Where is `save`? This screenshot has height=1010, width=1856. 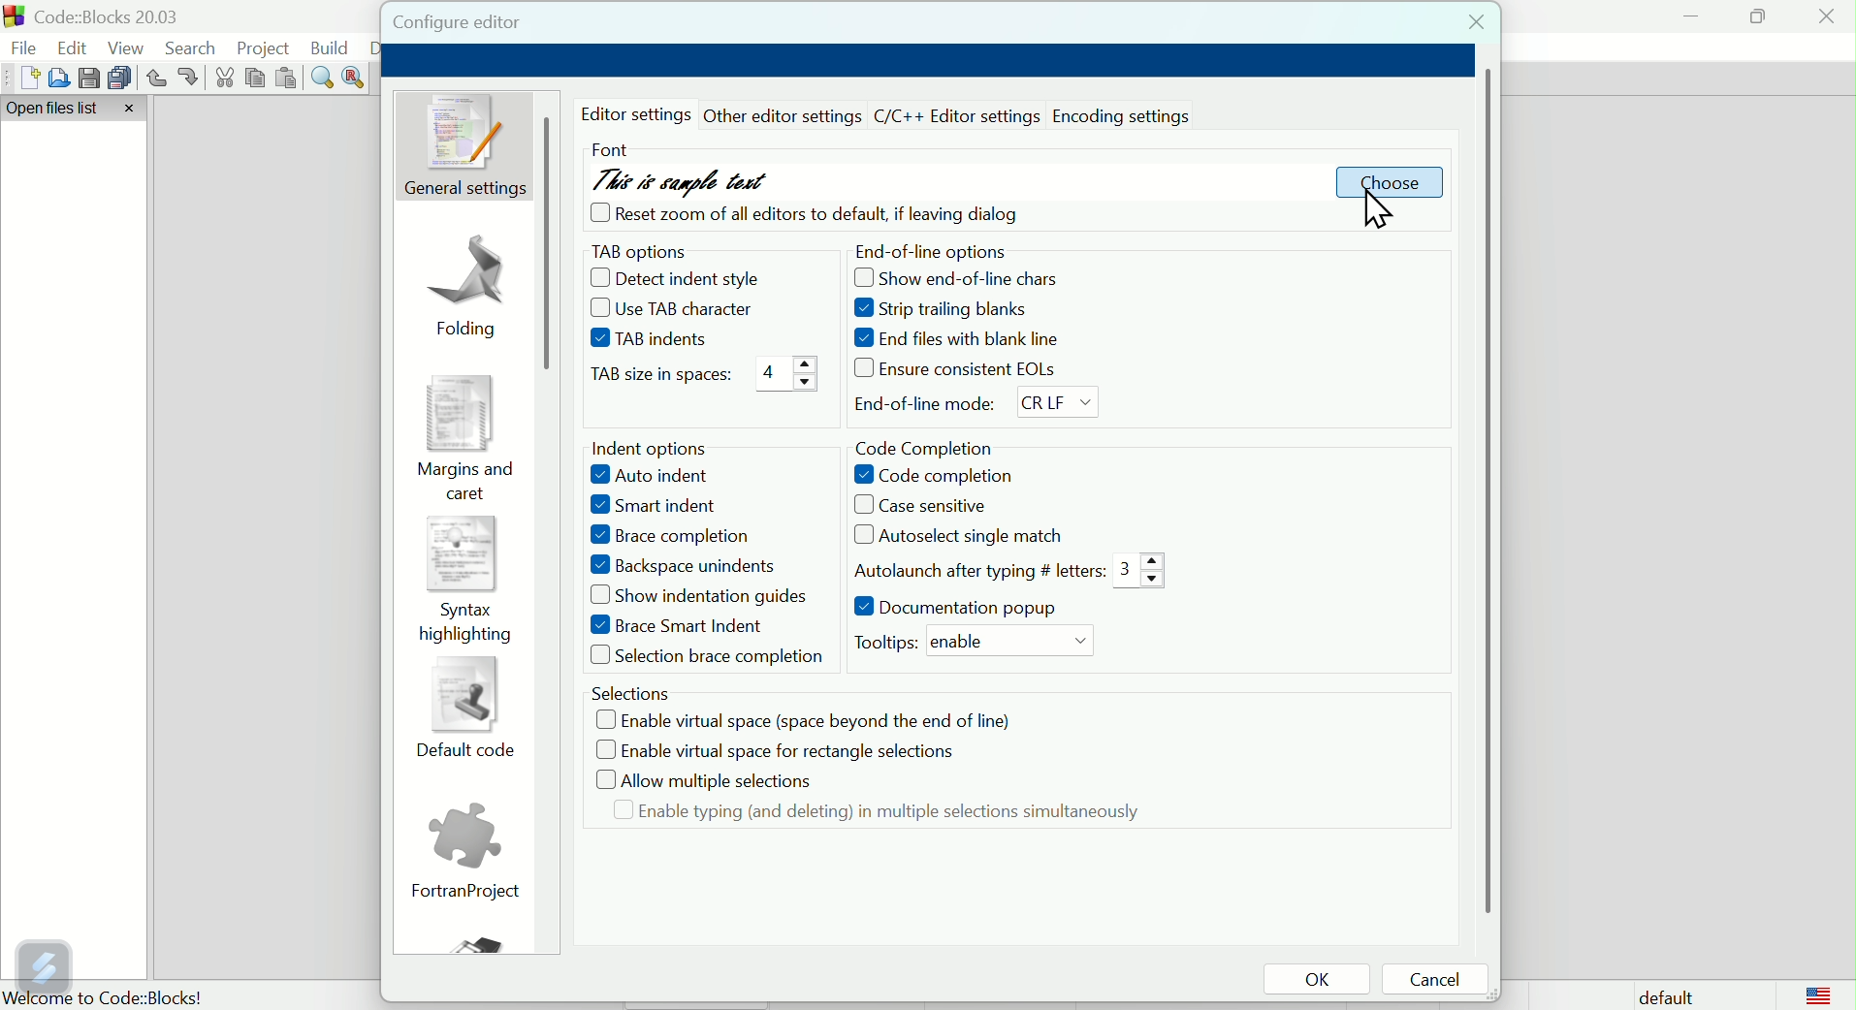
save is located at coordinates (86, 76).